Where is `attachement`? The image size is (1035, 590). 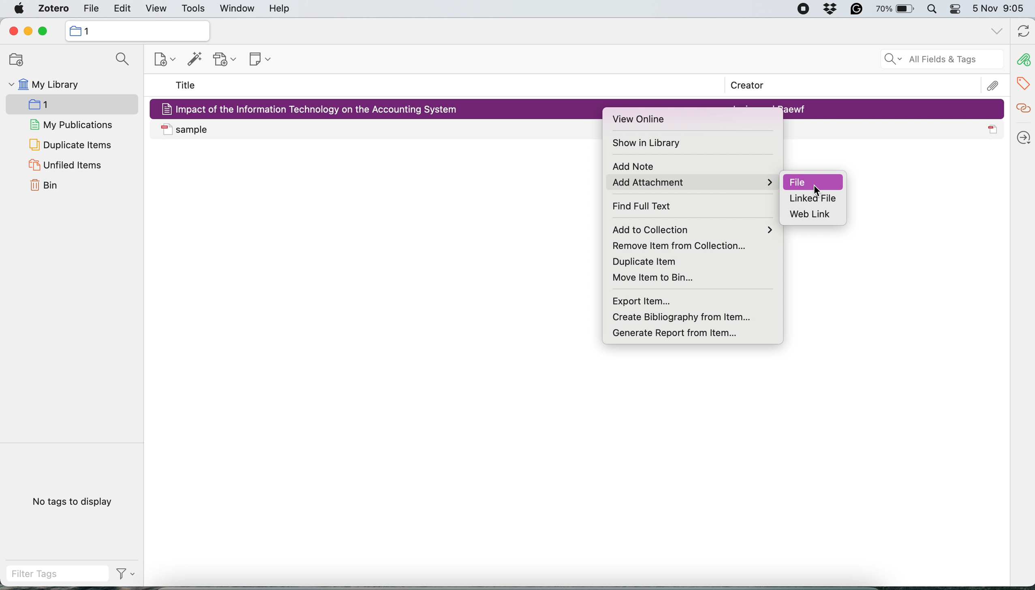 attachement is located at coordinates (994, 85).